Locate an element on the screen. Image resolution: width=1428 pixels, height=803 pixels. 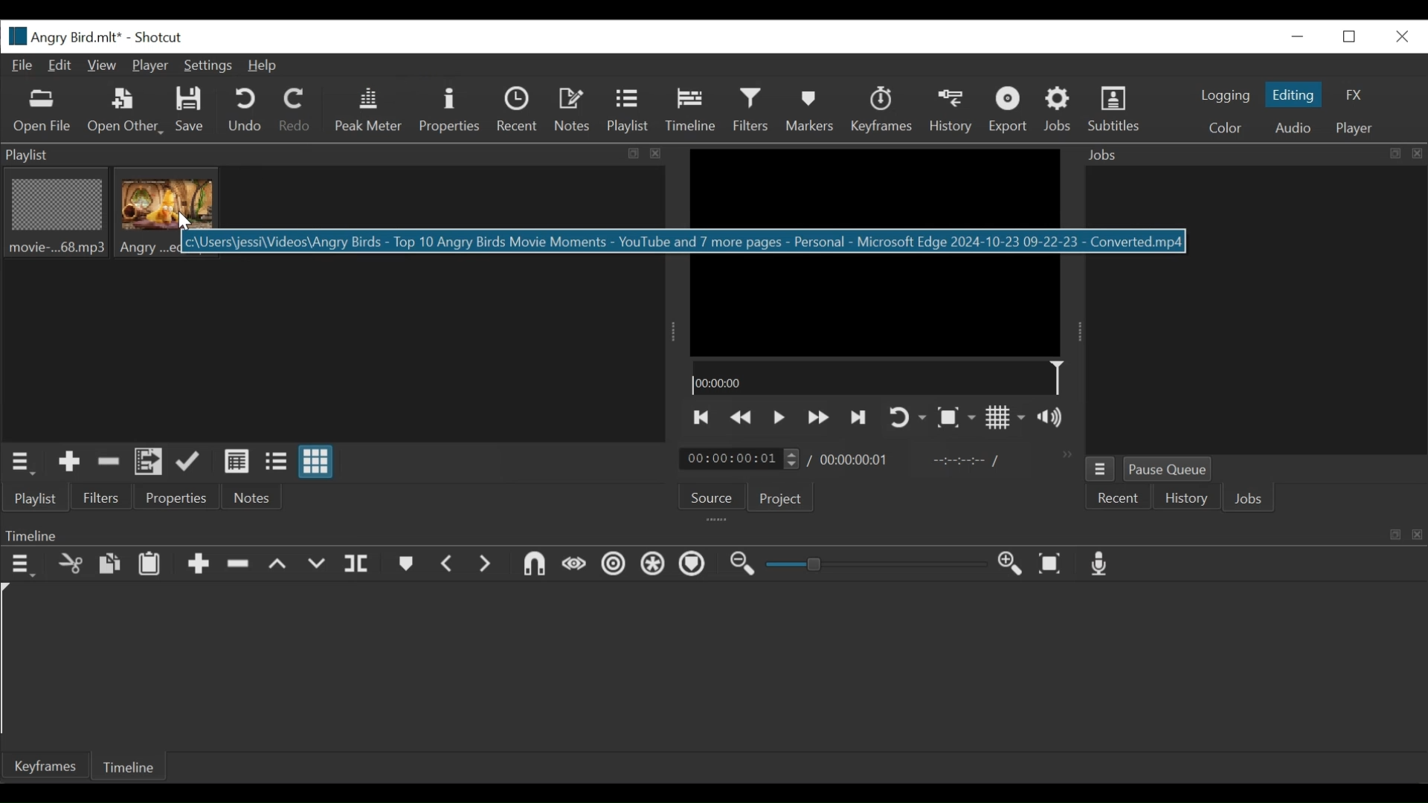
Jobs Menu is located at coordinates (1099, 469).